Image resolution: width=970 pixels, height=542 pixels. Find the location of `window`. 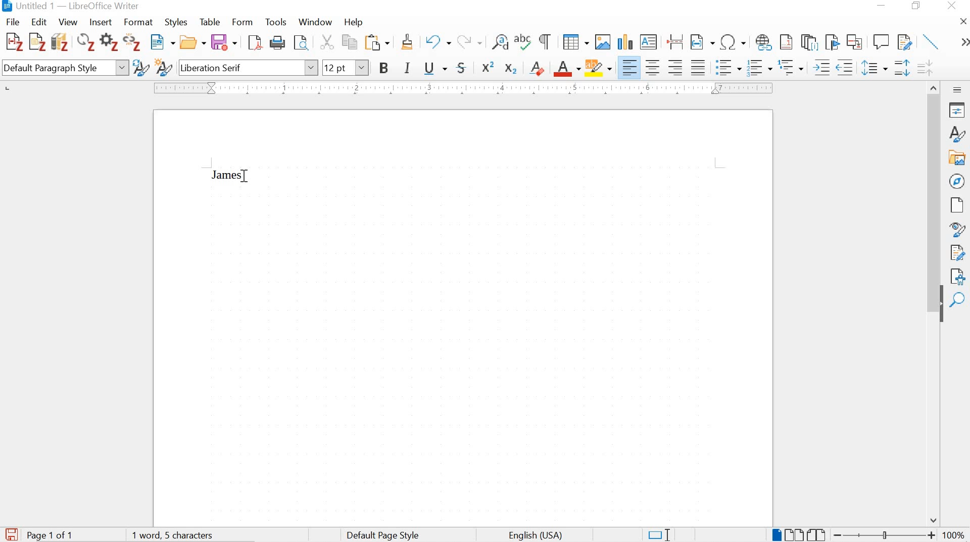

window is located at coordinates (314, 23).